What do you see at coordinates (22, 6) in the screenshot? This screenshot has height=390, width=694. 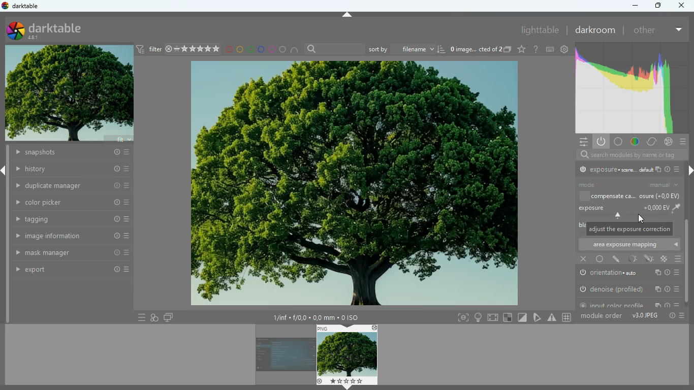 I see `darktable` at bounding box center [22, 6].